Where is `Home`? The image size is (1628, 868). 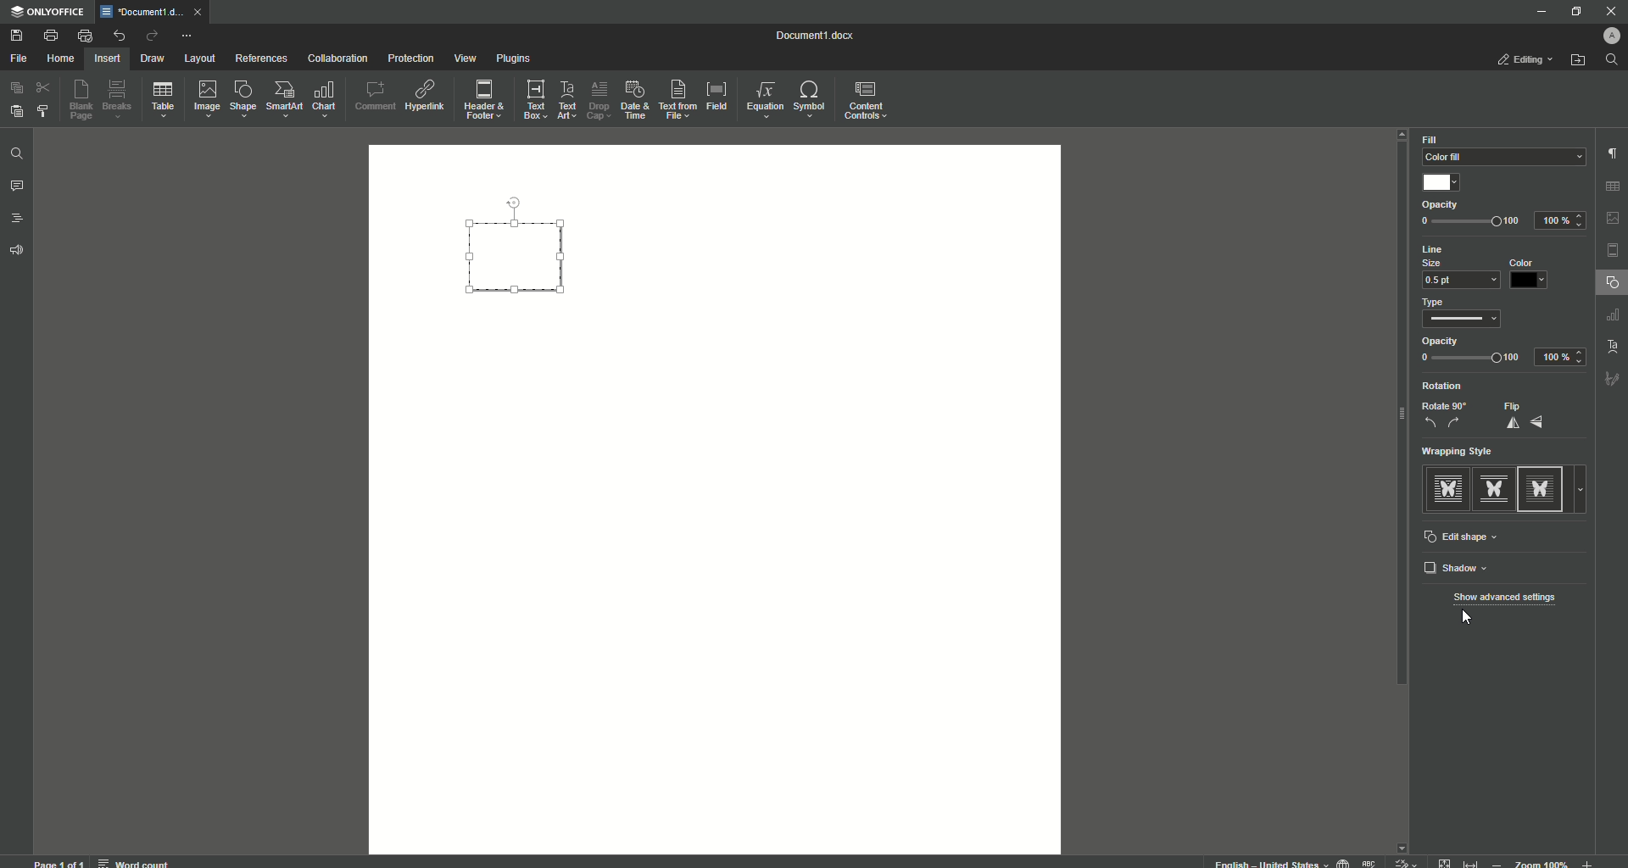
Home is located at coordinates (60, 59).